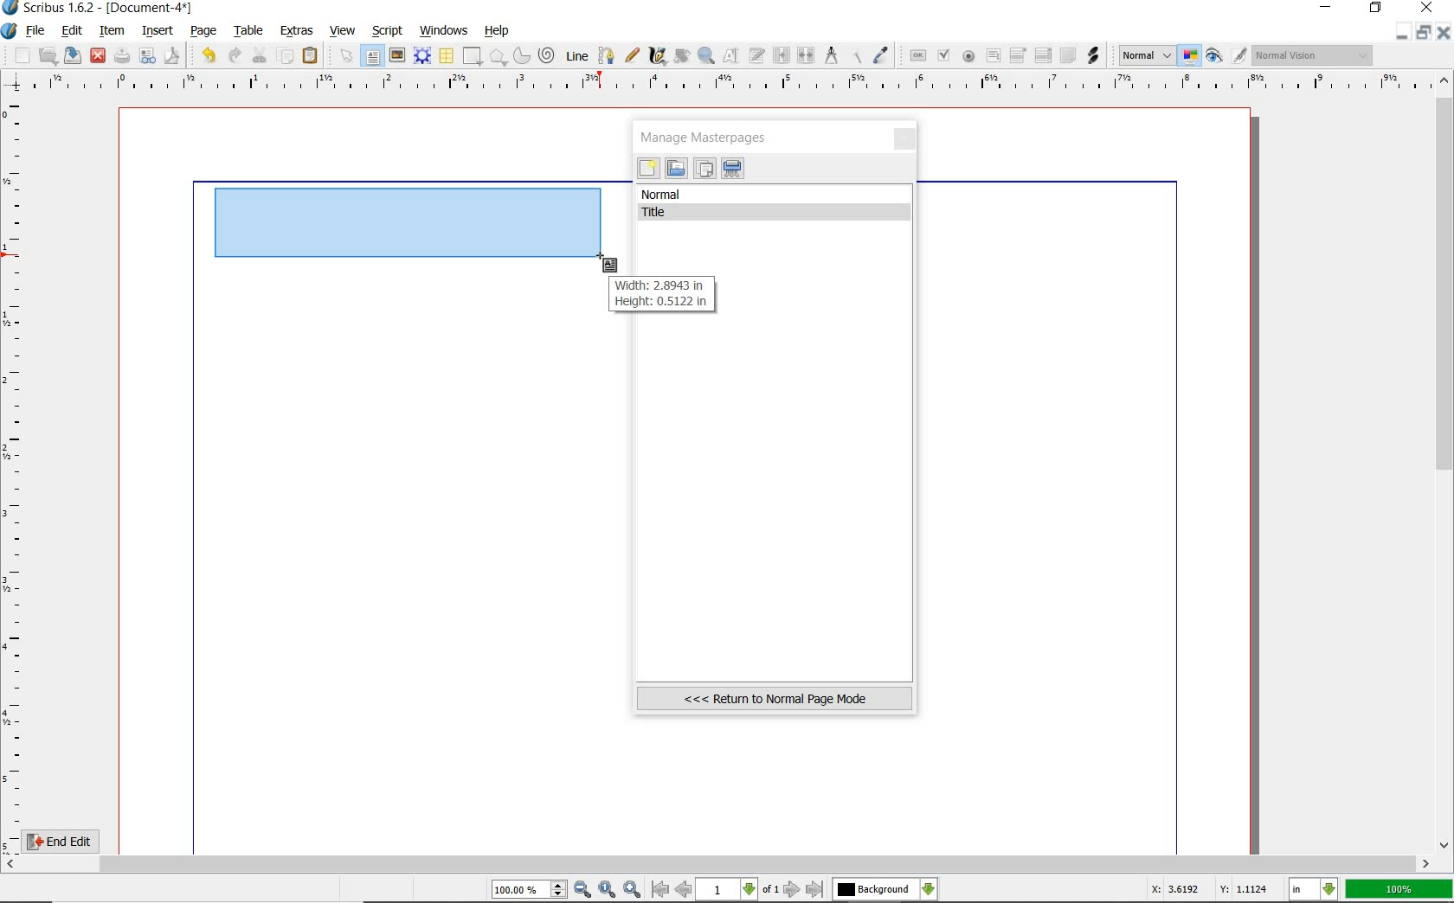 This screenshot has width=1454, height=903. What do you see at coordinates (685, 890) in the screenshot?
I see `go to previous page` at bounding box center [685, 890].